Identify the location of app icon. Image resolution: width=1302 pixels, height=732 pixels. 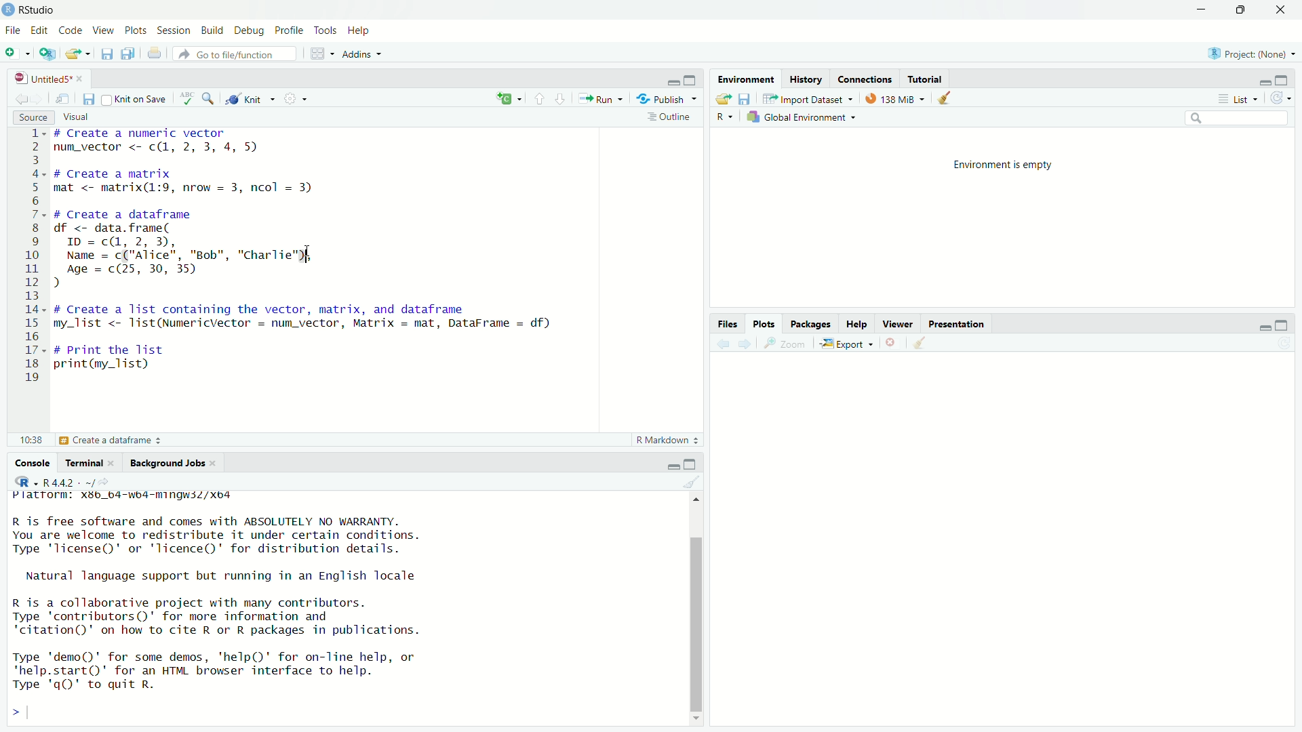
(9, 9).